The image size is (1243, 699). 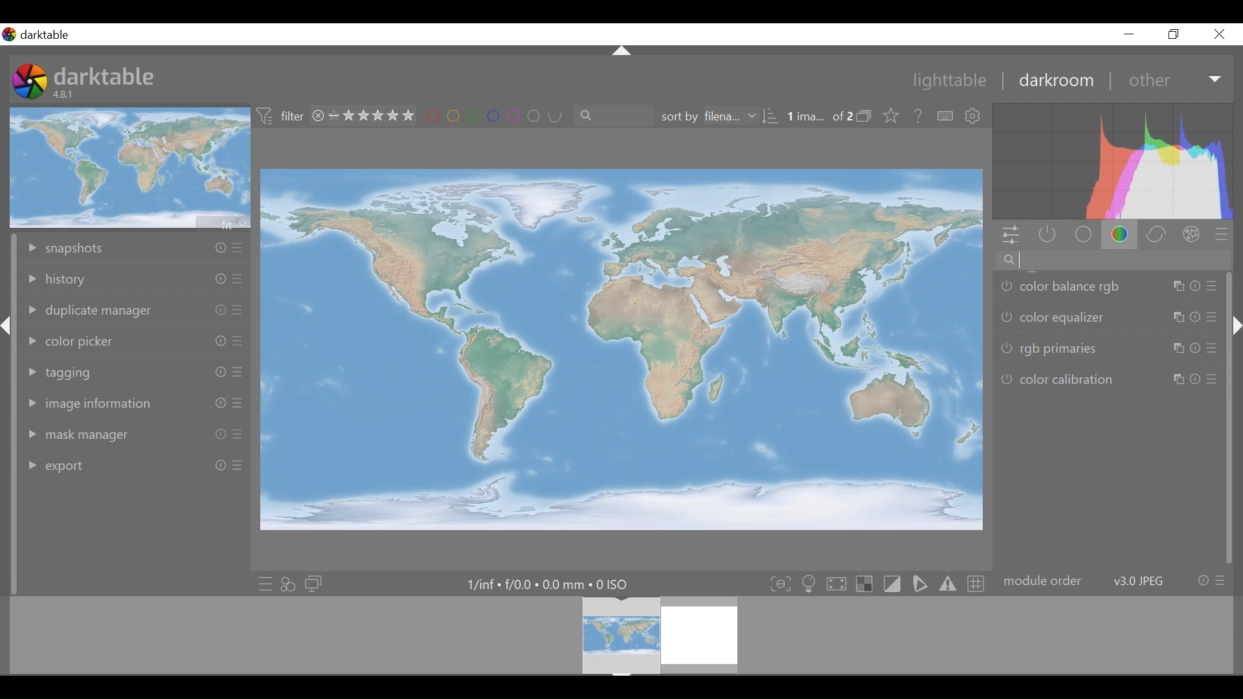 What do you see at coordinates (1054, 80) in the screenshot?
I see `darkroom` at bounding box center [1054, 80].